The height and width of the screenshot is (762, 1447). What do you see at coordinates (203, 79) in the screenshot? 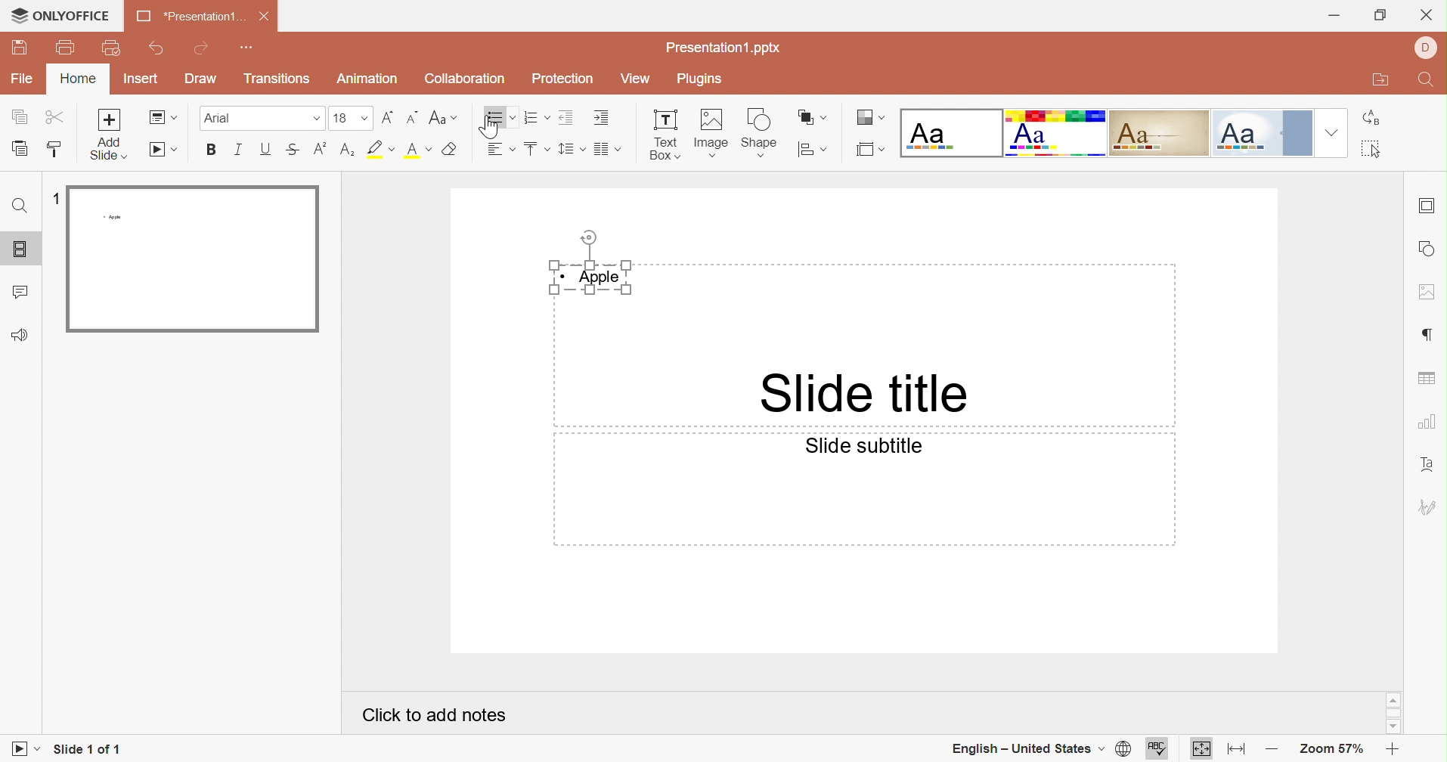
I see `Draw` at bounding box center [203, 79].